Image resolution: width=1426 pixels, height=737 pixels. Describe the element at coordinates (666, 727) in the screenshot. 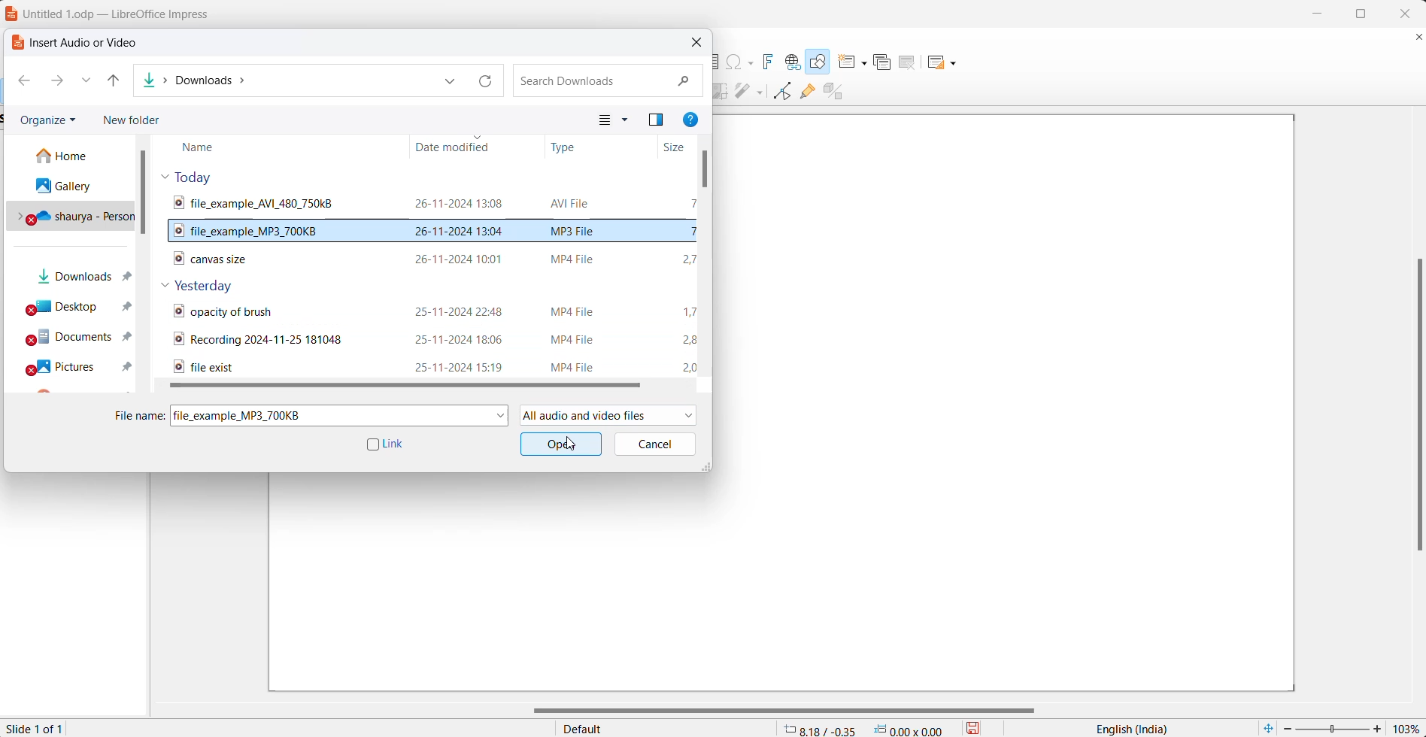

I see `slide master name` at that location.